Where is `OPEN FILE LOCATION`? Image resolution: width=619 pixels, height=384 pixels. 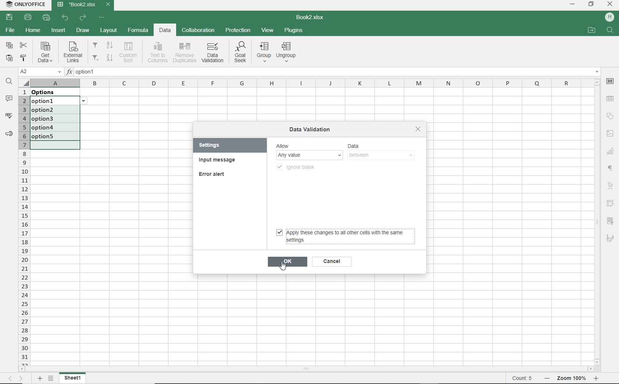 OPEN FILE LOCATION is located at coordinates (592, 30).